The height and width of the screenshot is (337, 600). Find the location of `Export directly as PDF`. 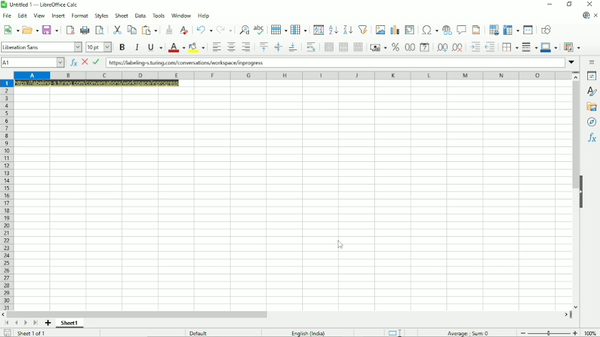

Export directly as PDF is located at coordinates (69, 29).